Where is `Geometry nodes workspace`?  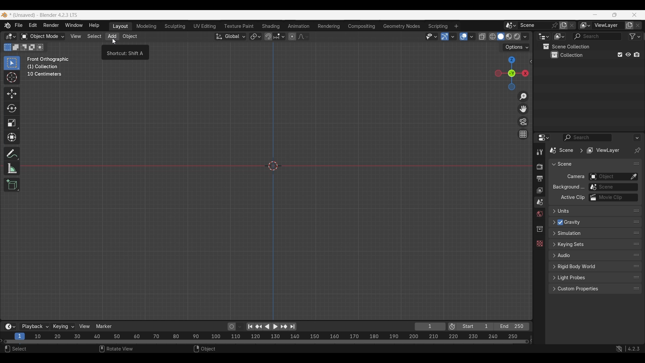
Geometry nodes workspace is located at coordinates (401, 26).